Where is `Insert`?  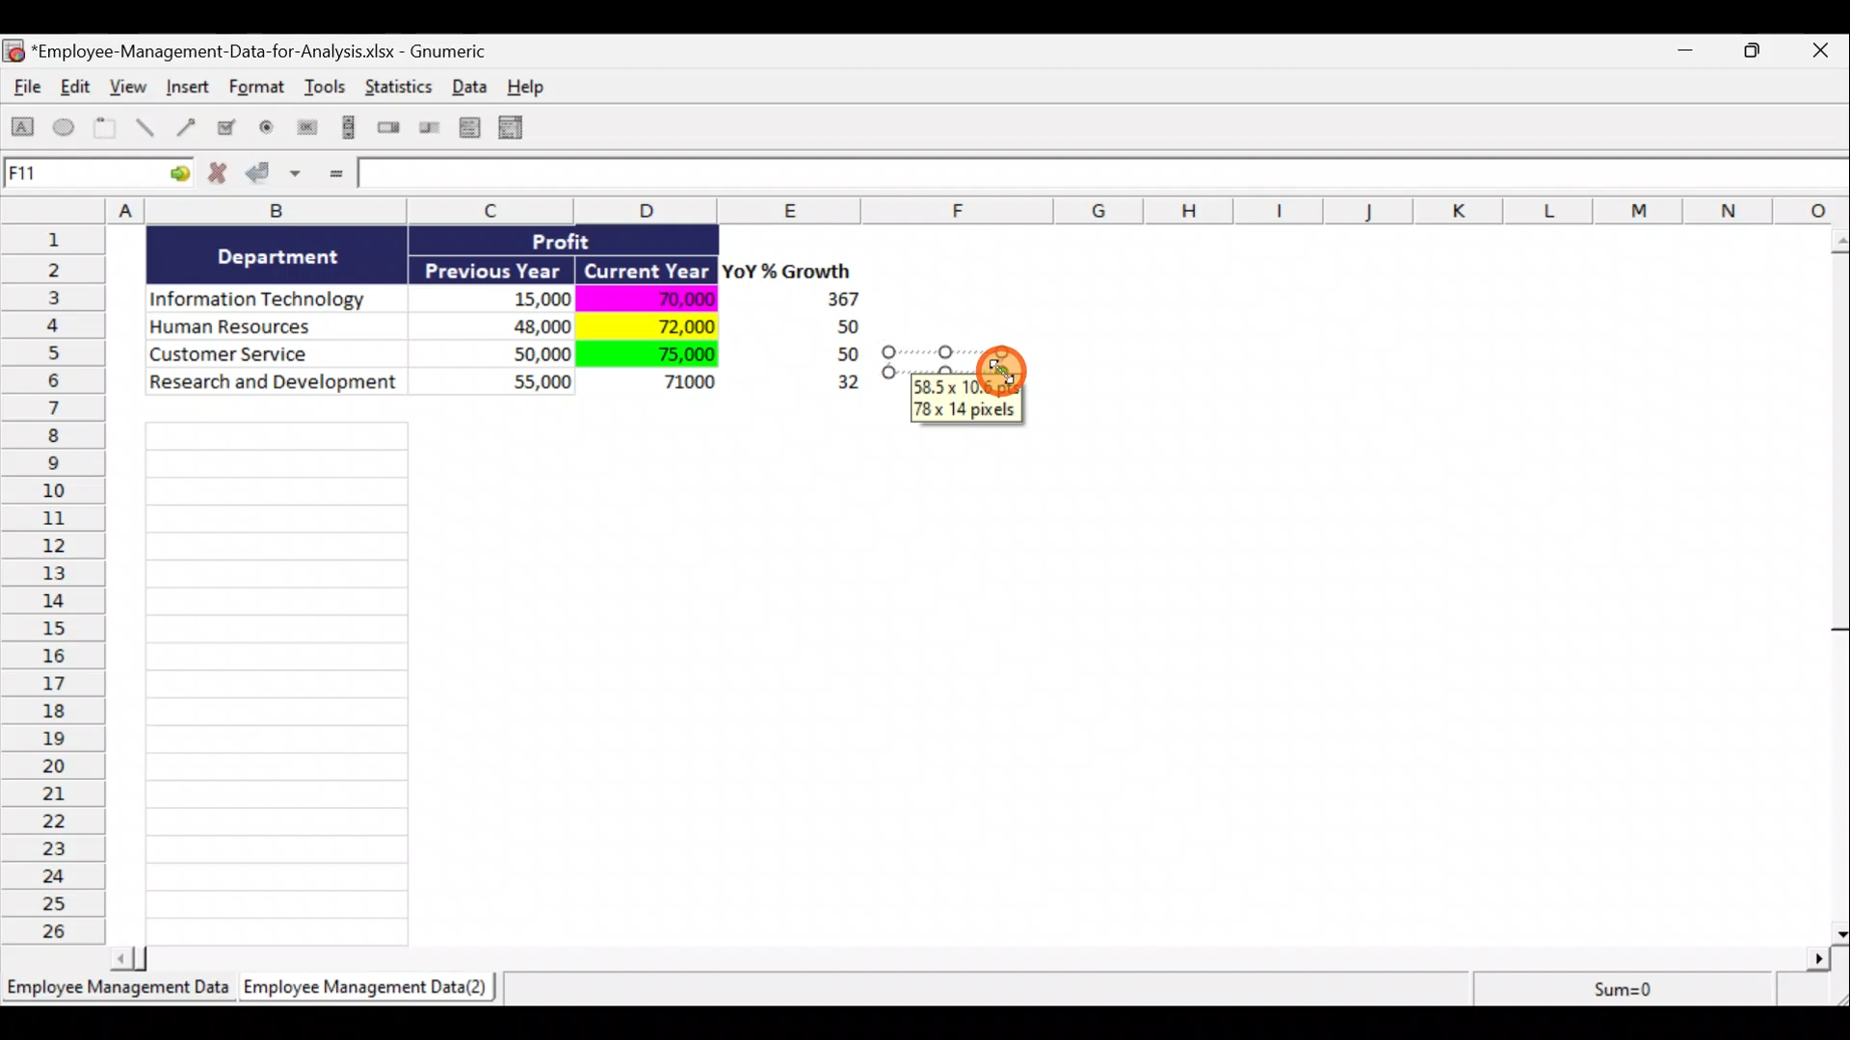 Insert is located at coordinates (187, 90).